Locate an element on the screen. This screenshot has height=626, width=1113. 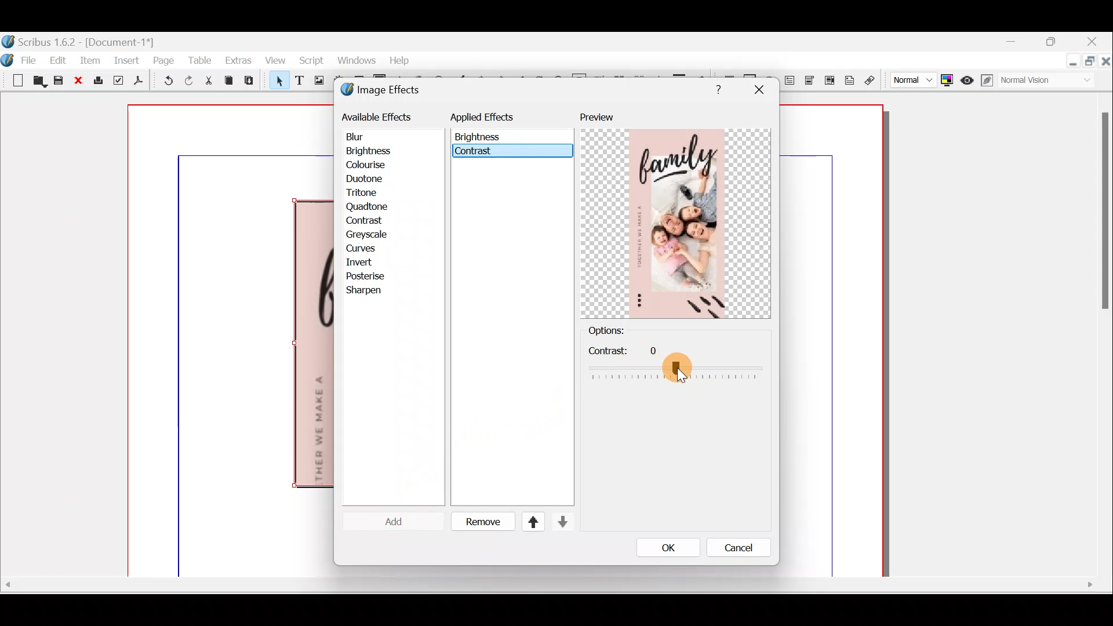
Toggle colour management system is located at coordinates (947, 78).